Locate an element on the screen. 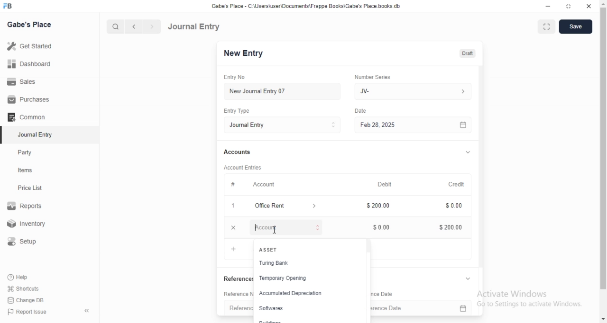  close is located at coordinates (589, 5).